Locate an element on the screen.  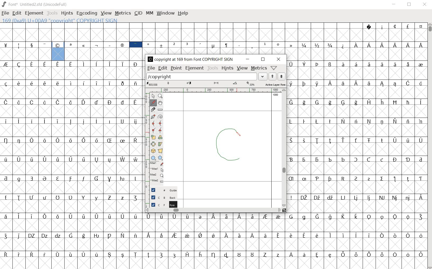
169 (0x9a) U+00A9 "copyright" COPYRIGHT SIGN is located at coordinates (58, 50).